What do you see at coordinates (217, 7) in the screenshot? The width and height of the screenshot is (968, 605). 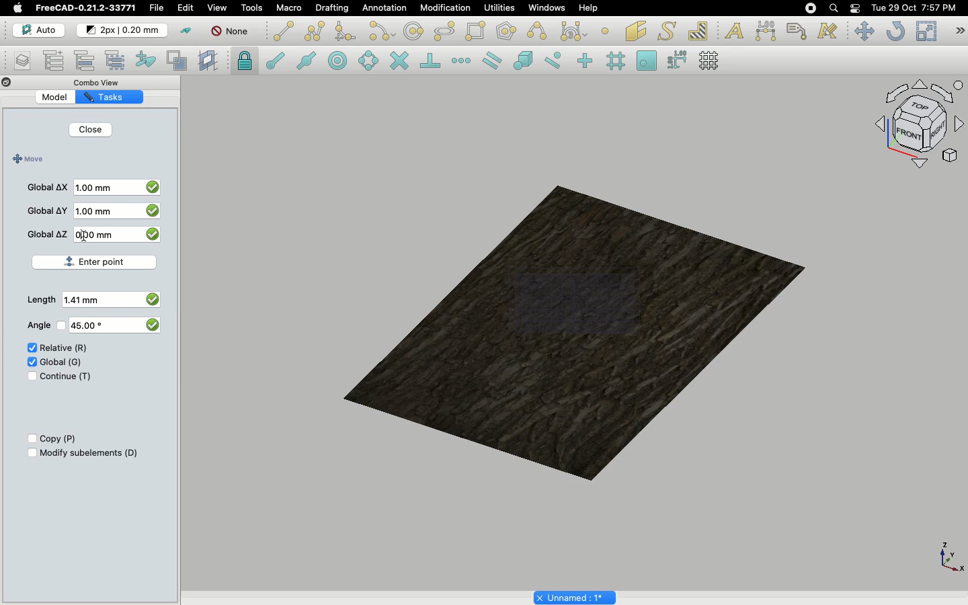 I see `View` at bounding box center [217, 7].